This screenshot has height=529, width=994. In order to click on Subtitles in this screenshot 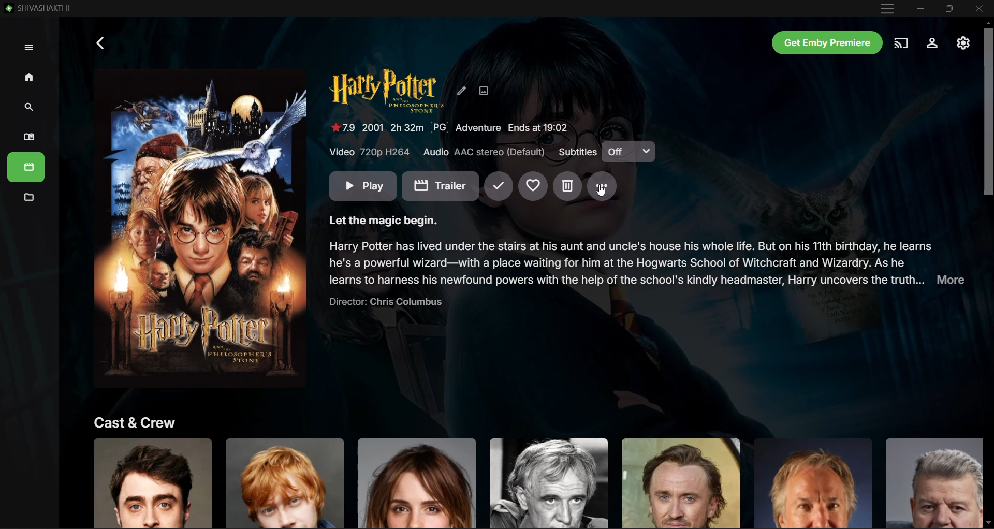, I will do `click(576, 152)`.